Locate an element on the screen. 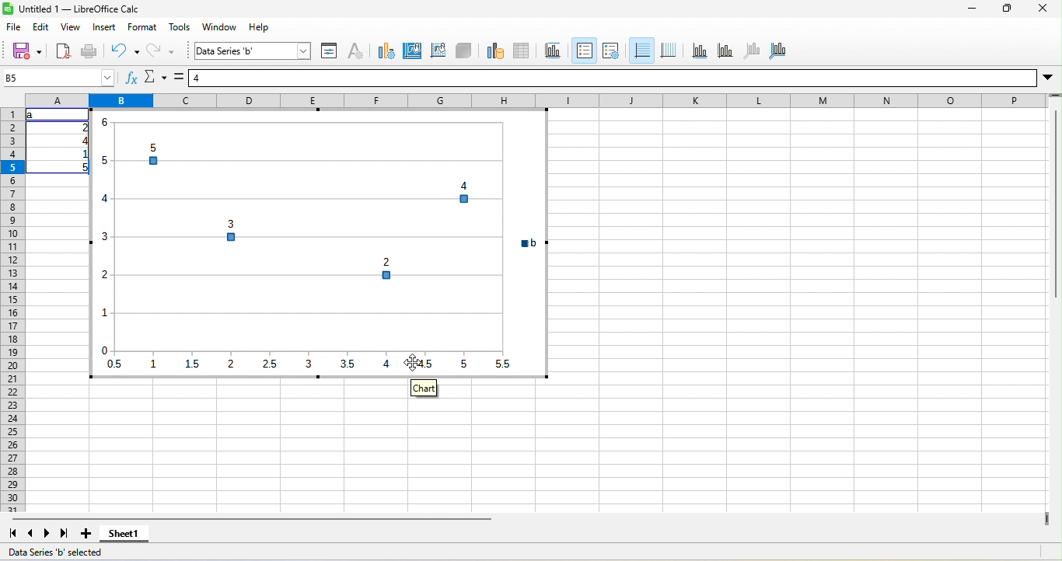 Image resolution: width=1062 pixels, height=561 pixels. maximize is located at coordinates (1007, 8).